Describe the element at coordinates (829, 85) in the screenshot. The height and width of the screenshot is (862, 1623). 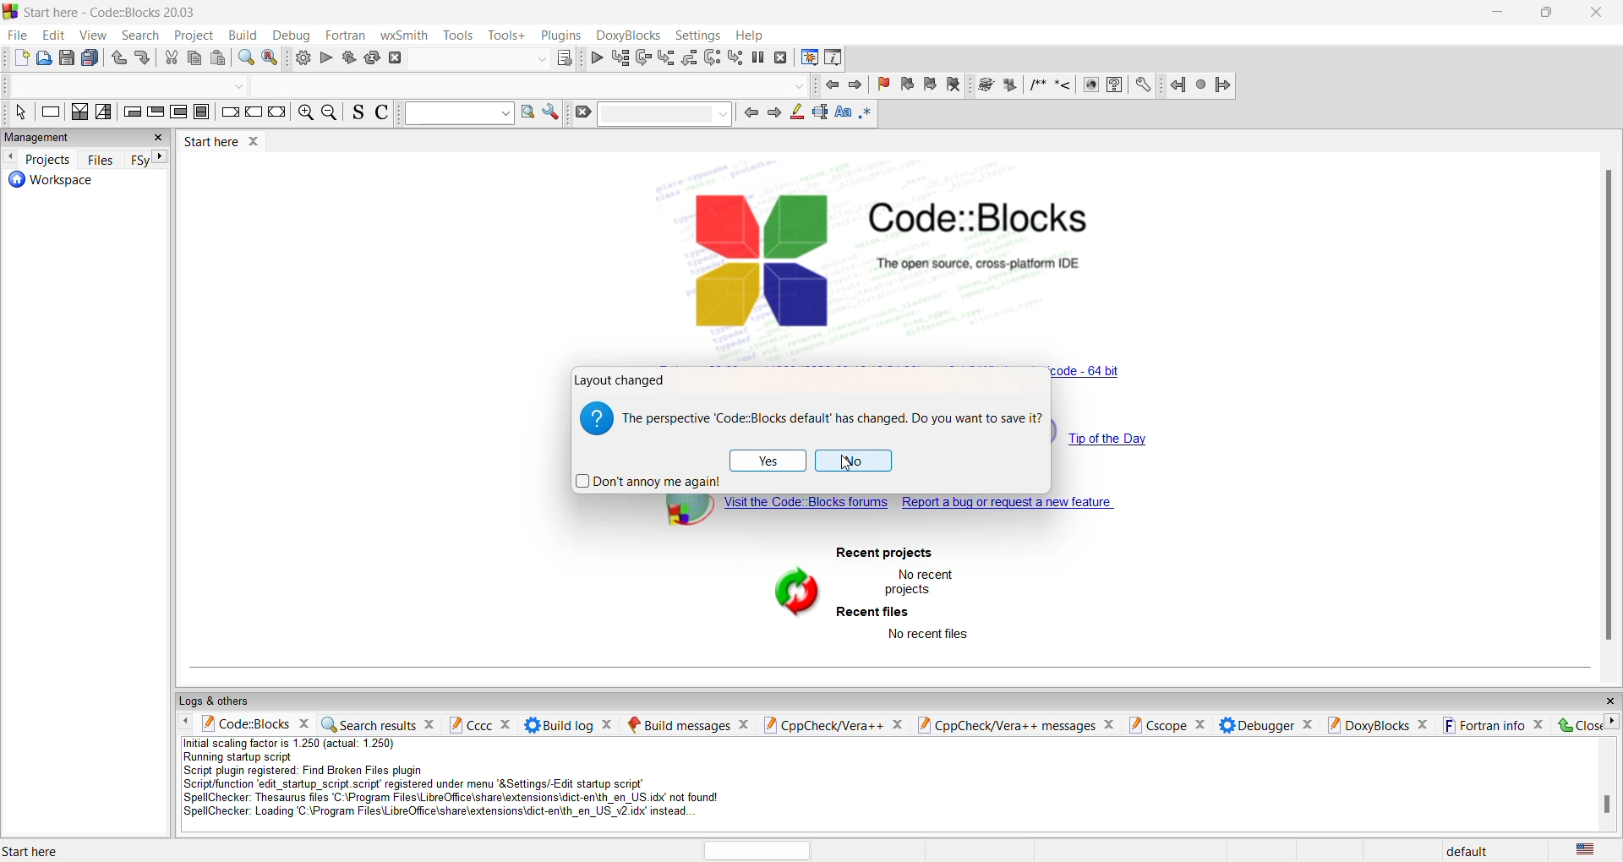
I see `jump back` at that location.